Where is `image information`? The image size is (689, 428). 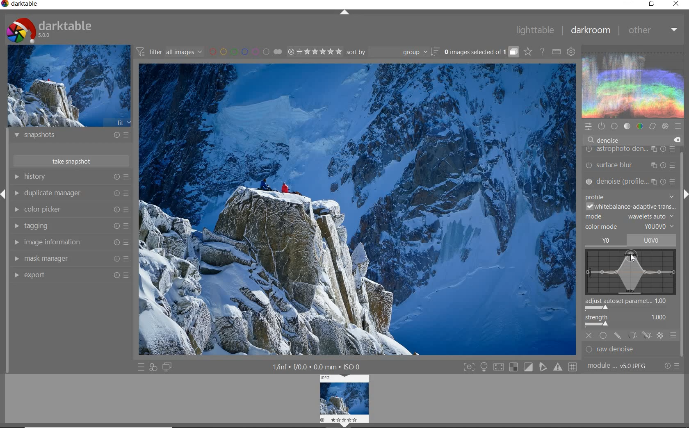
image information is located at coordinates (71, 242).